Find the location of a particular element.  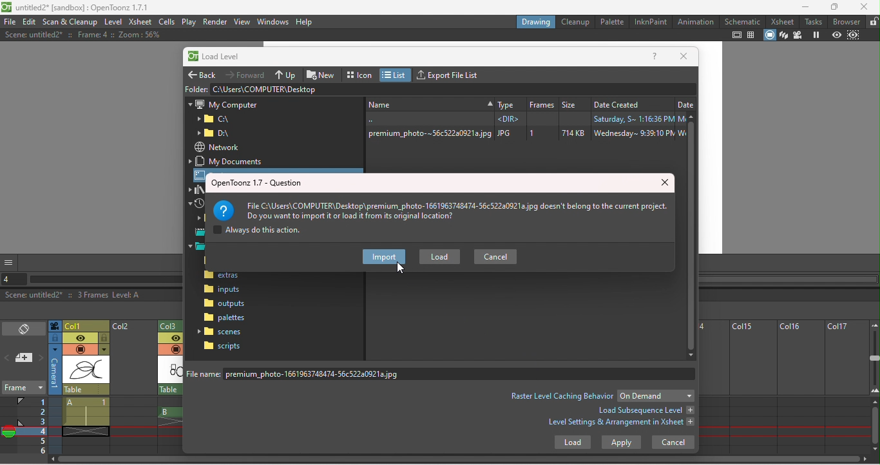

click to select camera is located at coordinates (55, 338).